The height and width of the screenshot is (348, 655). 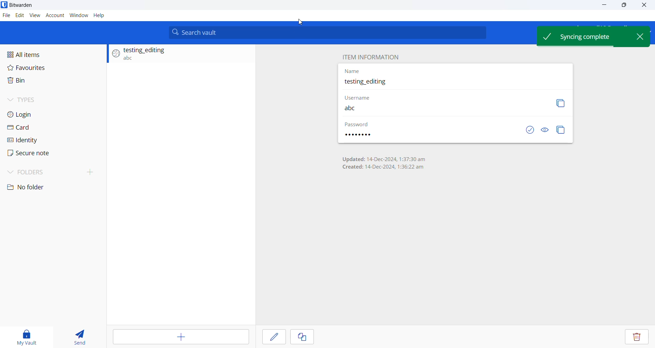 What do you see at coordinates (54, 15) in the screenshot?
I see `Account` at bounding box center [54, 15].